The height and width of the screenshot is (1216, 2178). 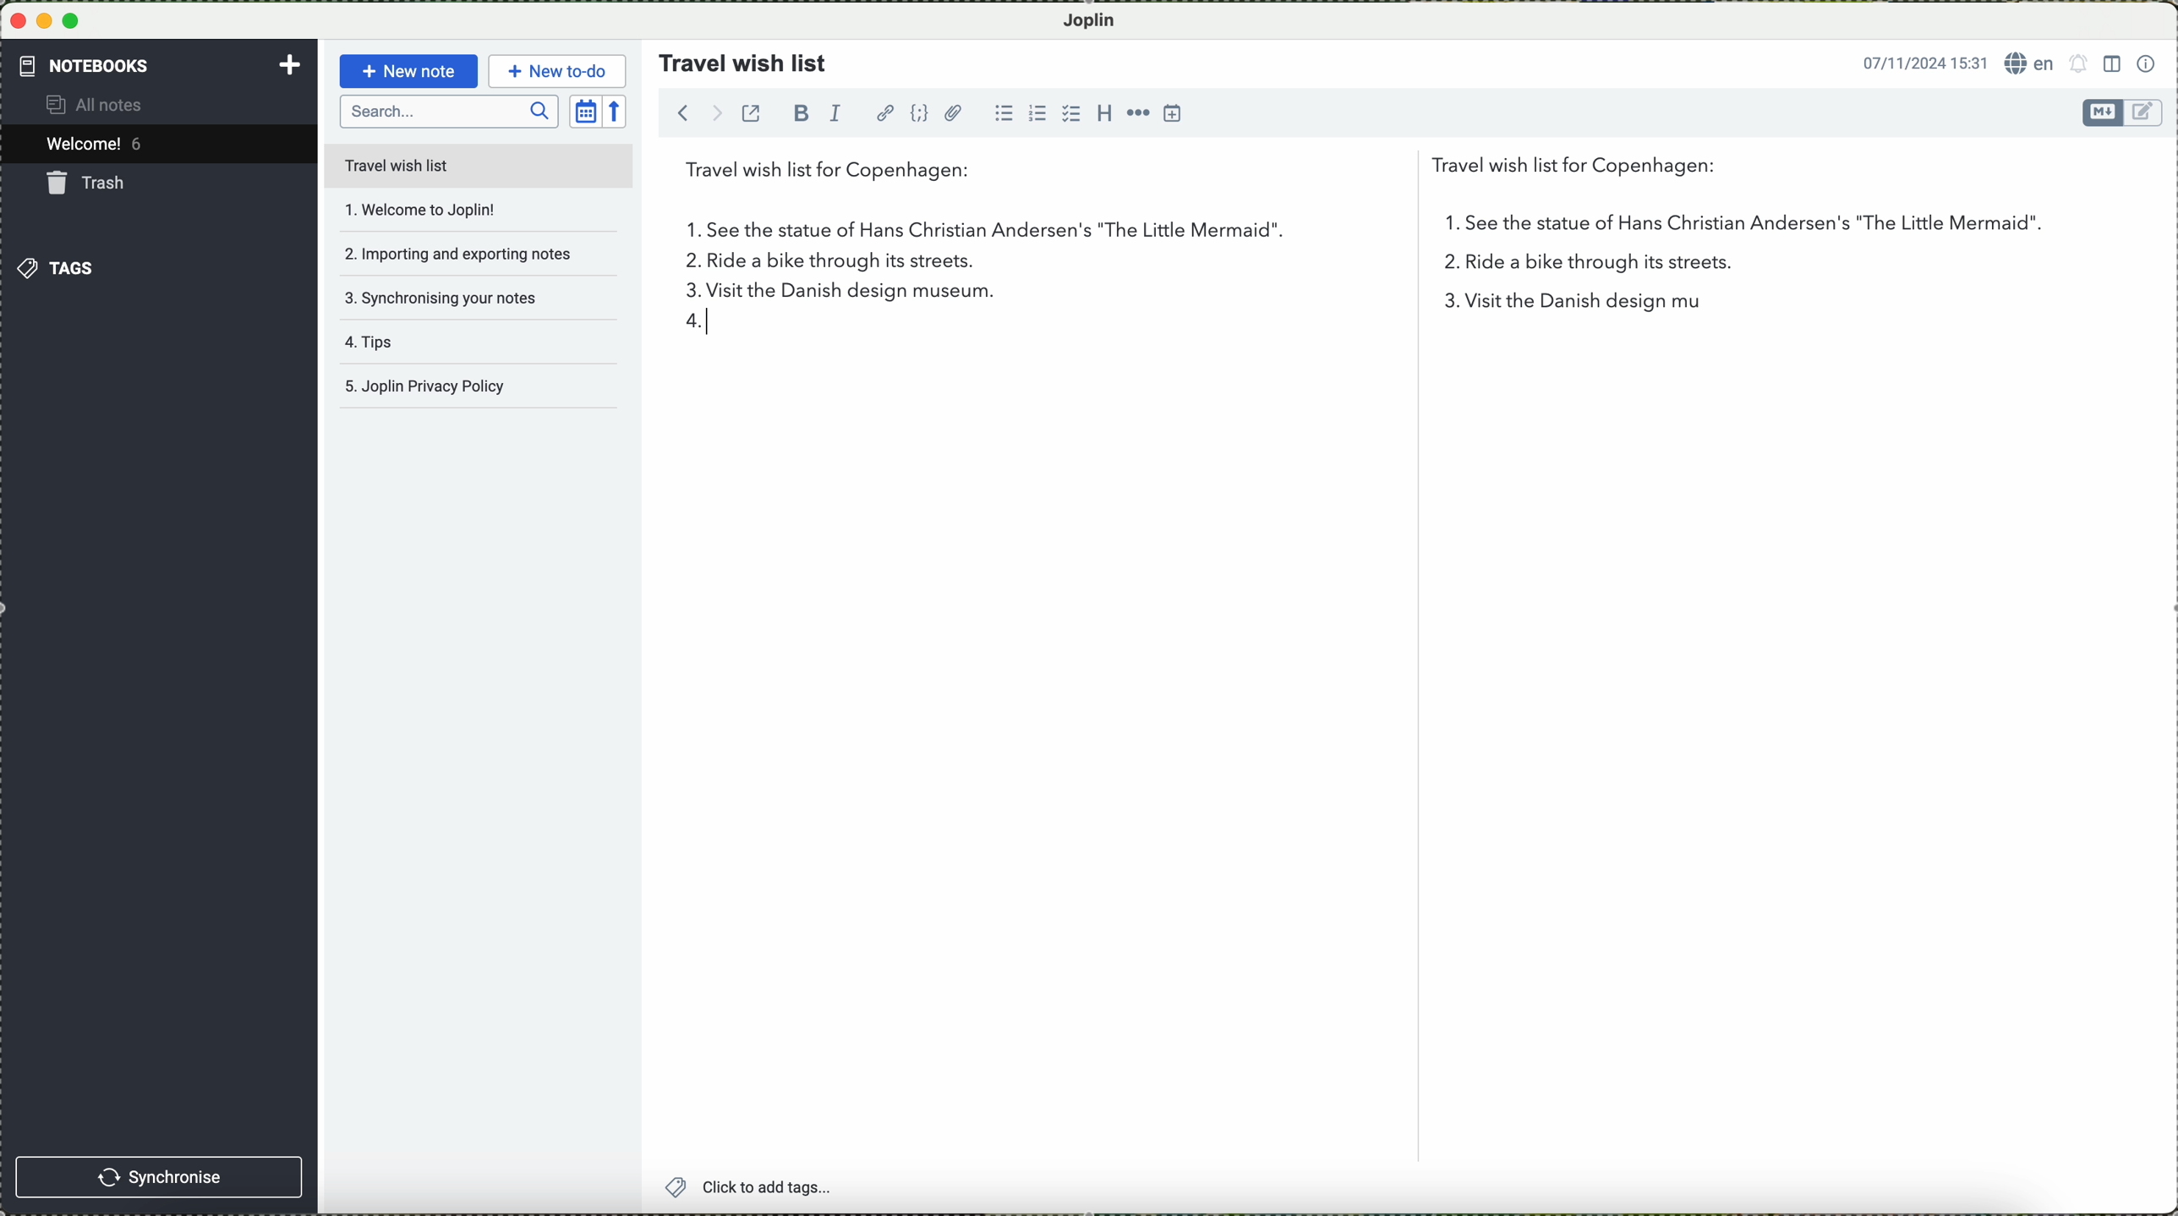 I want to click on heading, so click(x=1102, y=112).